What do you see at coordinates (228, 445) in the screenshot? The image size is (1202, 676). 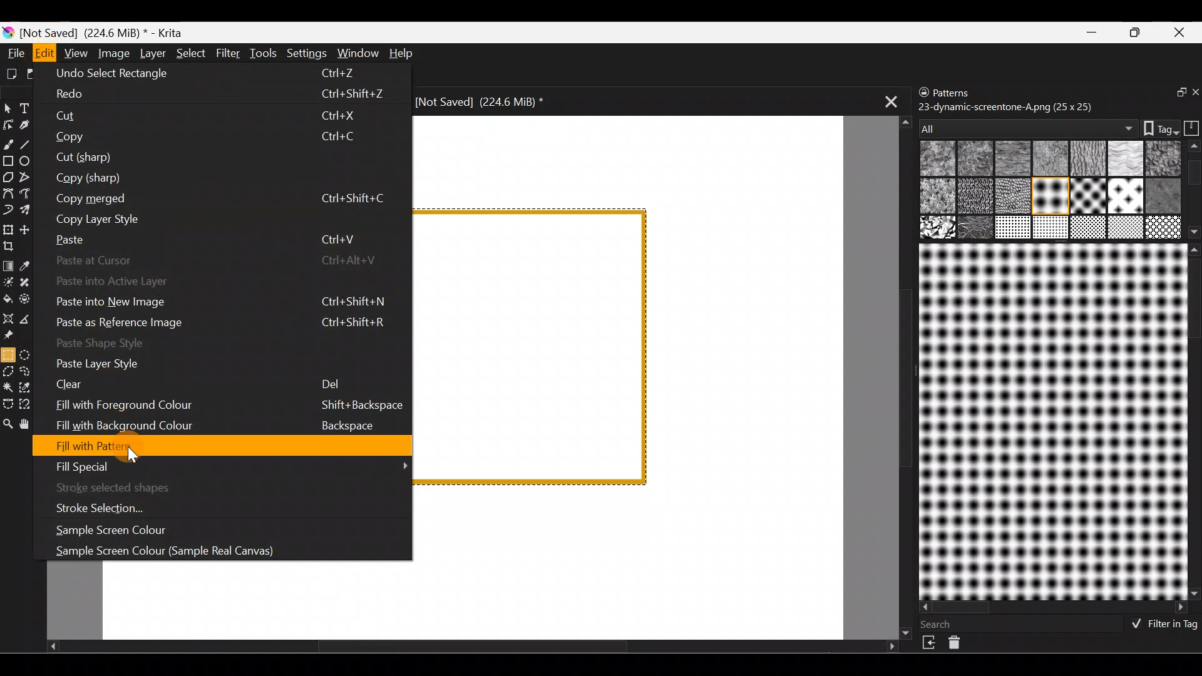 I see `Fill with pattern` at bounding box center [228, 445].